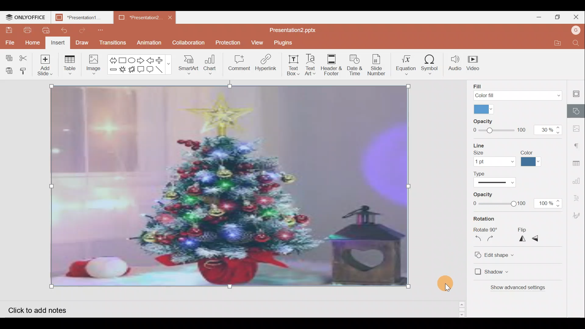  Describe the element at coordinates (577, 92) in the screenshot. I see `Slide settings` at that location.